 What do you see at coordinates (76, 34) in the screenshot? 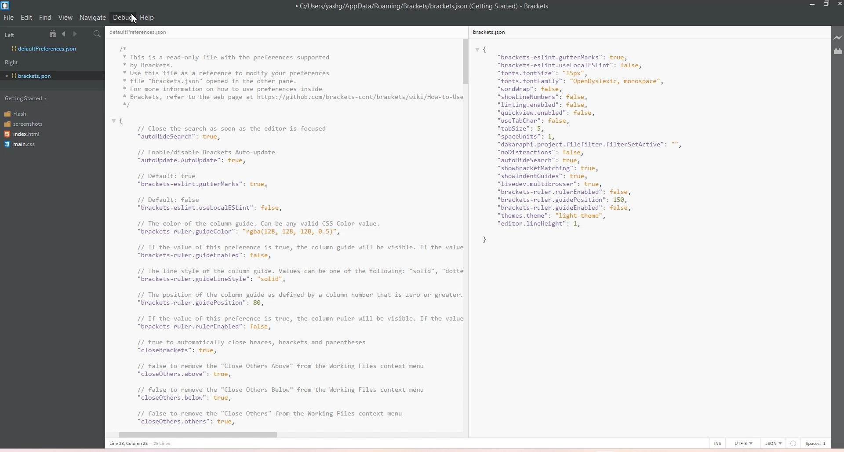
I see `Navigate Forwards` at bounding box center [76, 34].